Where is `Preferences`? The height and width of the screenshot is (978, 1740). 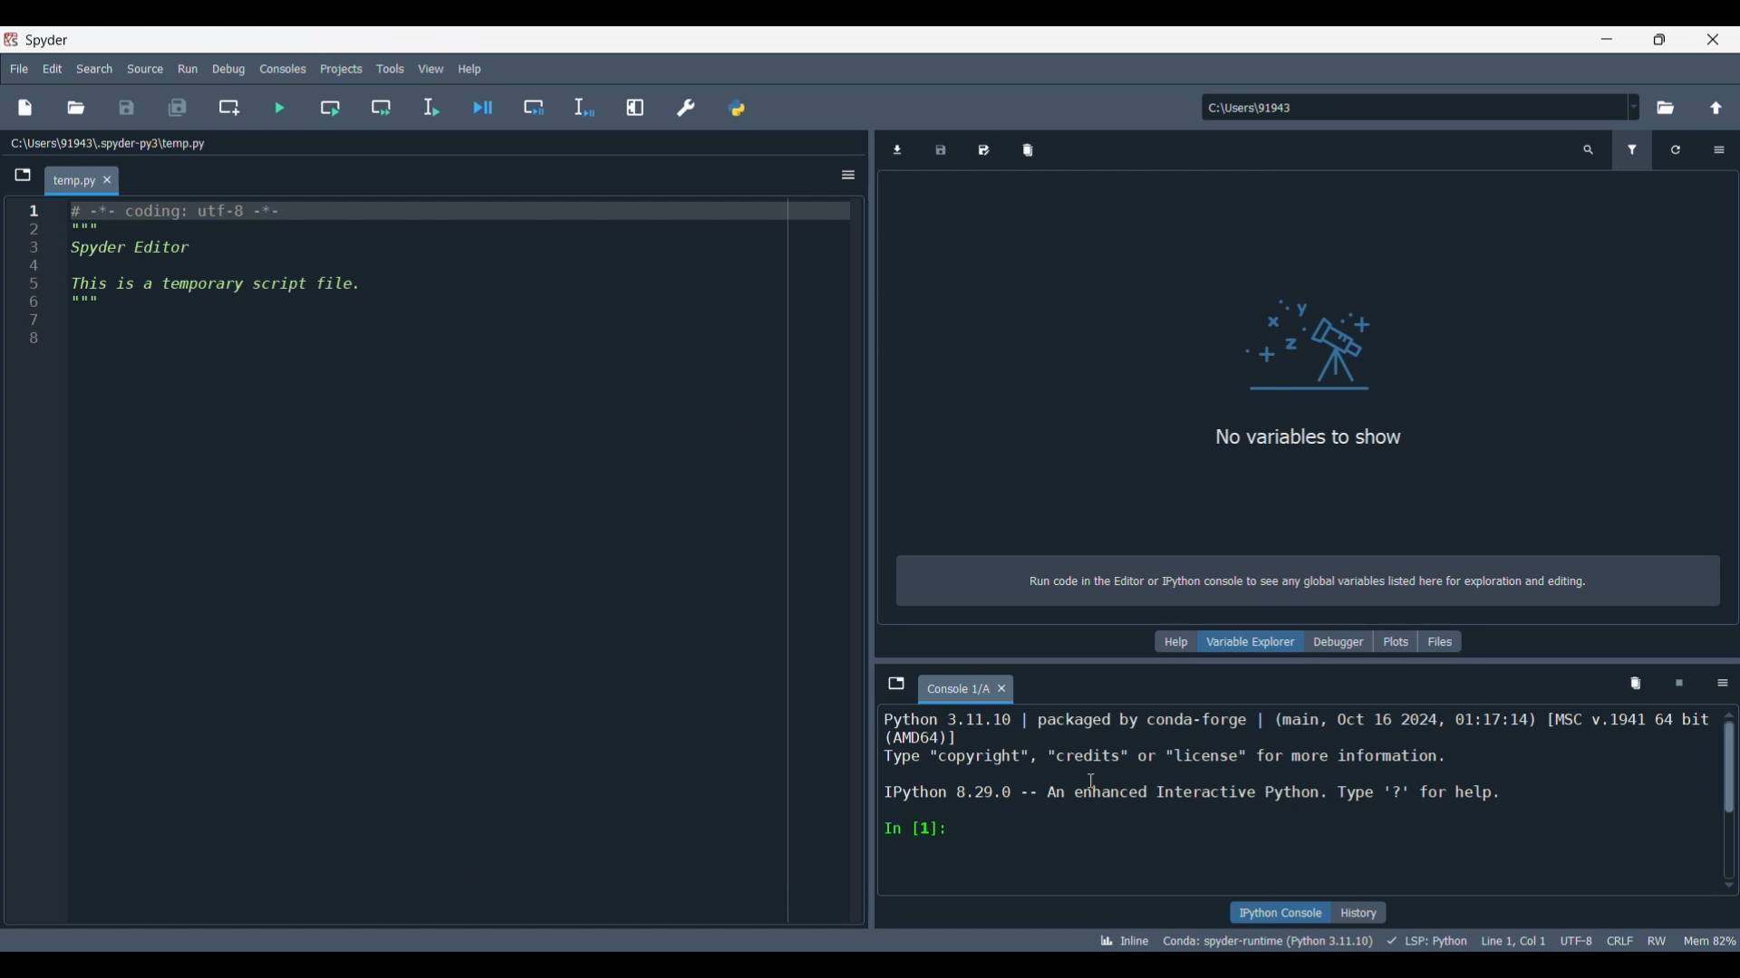
Preferences is located at coordinates (687, 108).